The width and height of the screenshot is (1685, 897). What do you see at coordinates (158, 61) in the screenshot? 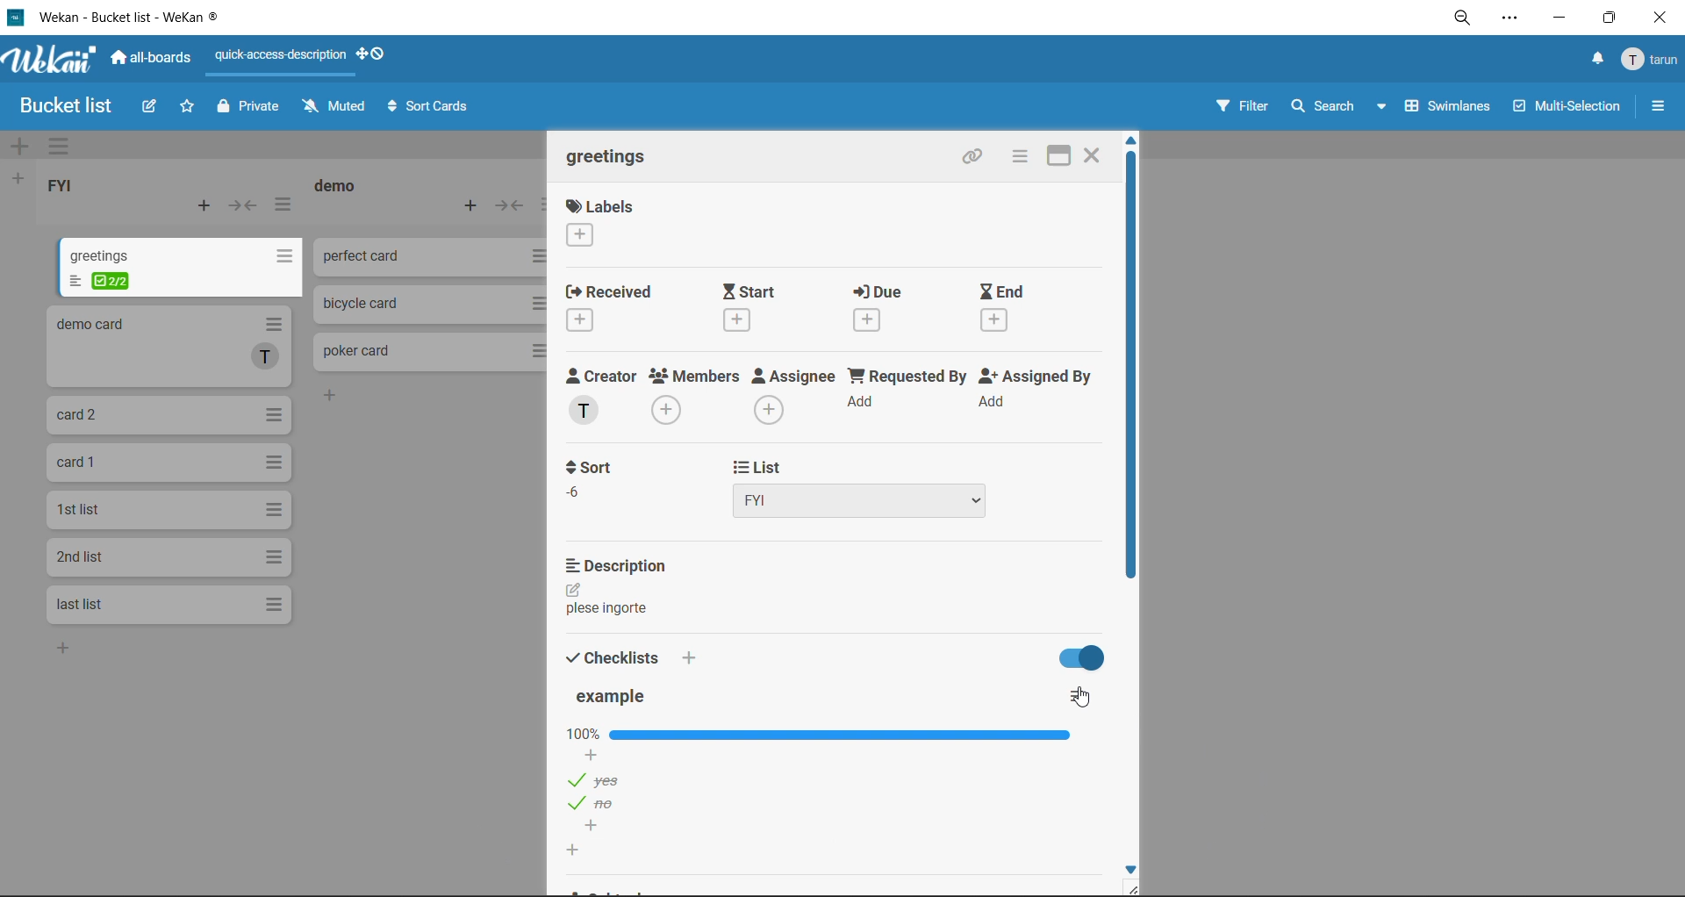
I see `all boards` at bounding box center [158, 61].